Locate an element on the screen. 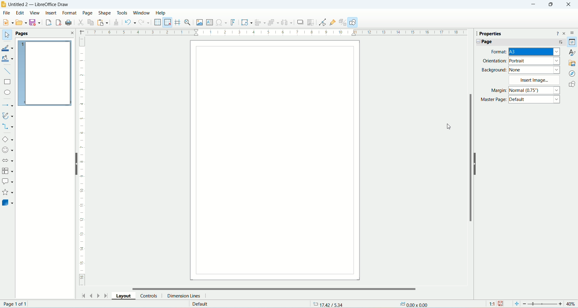 The width and height of the screenshot is (578, 308). next page is located at coordinates (98, 295).